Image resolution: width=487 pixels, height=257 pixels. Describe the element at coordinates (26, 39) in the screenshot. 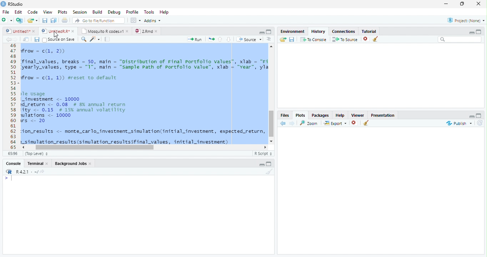

I see `Open in new window` at that location.